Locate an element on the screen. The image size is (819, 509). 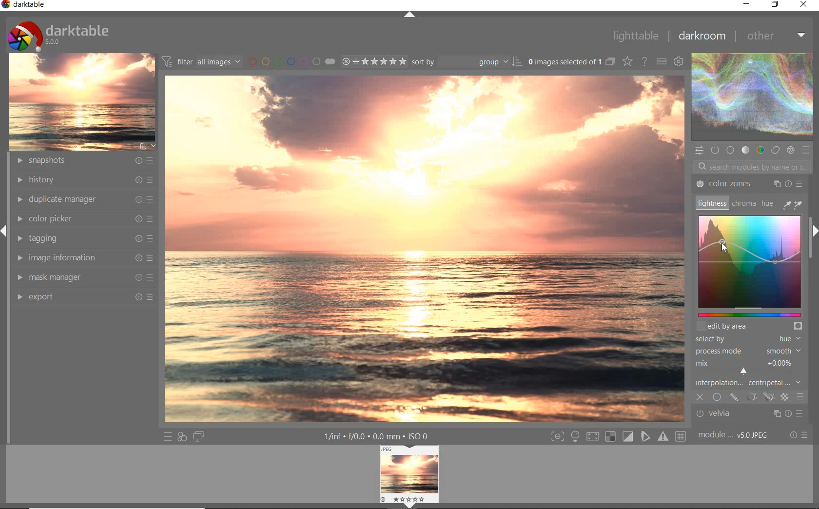
SHOW ONLY ACTIVE MODULES is located at coordinates (715, 150).